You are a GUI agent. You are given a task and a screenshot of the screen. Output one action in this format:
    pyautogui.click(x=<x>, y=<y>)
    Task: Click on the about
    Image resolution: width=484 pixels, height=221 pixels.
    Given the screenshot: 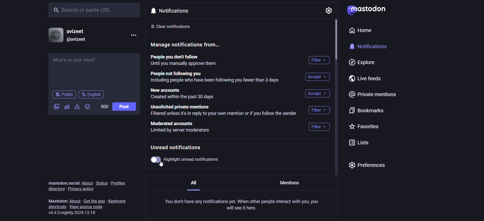 What is the action you would take?
    pyautogui.click(x=76, y=201)
    